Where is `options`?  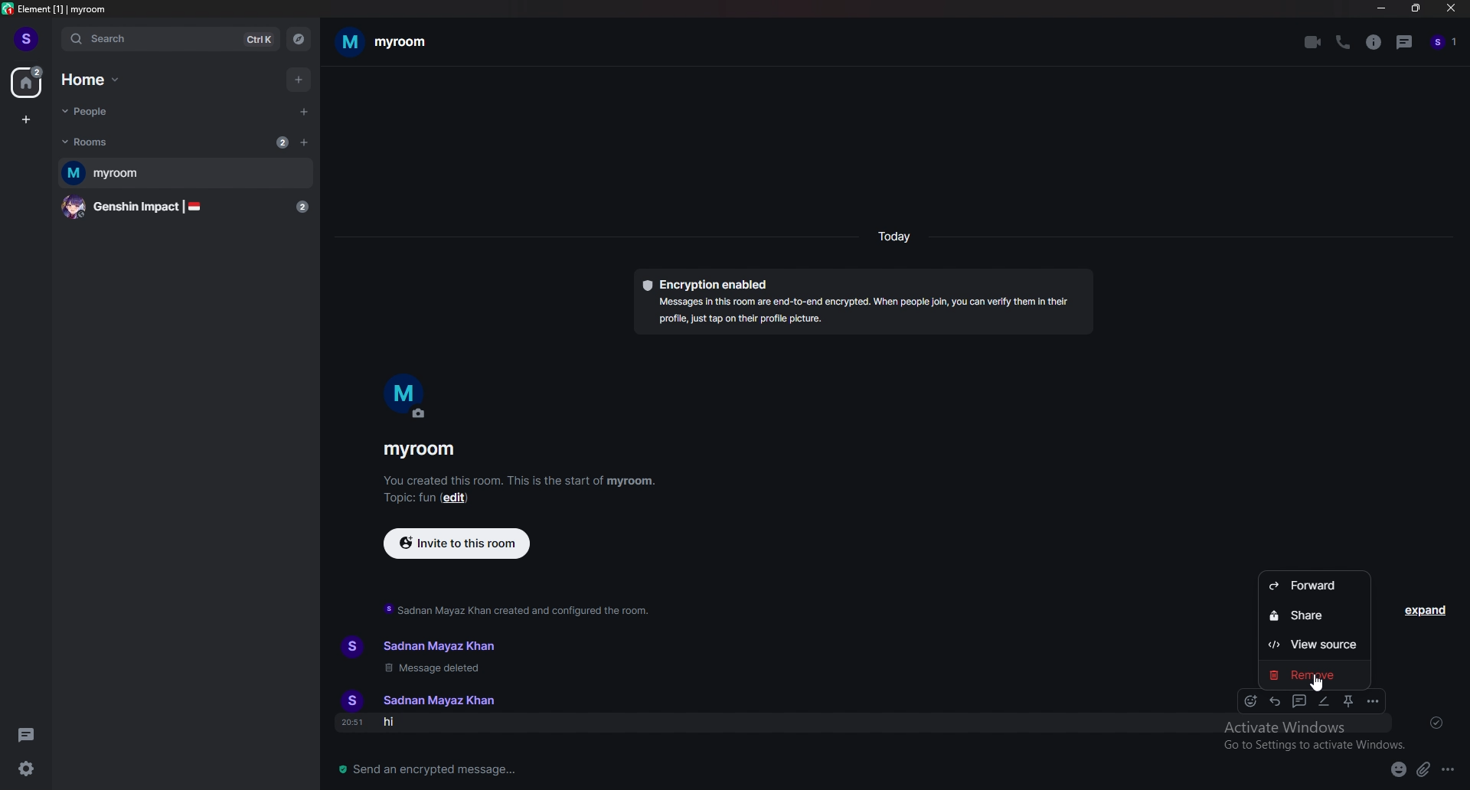 options is located at coordinates (1450, 769).